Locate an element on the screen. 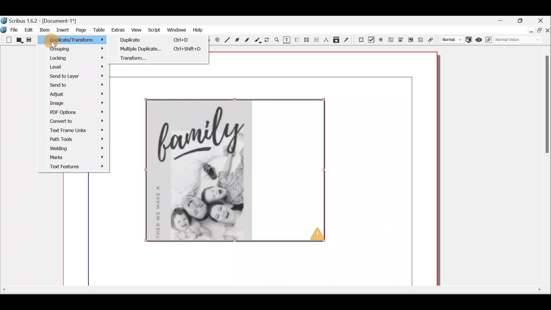  Edit in preview mode is located at coordinates (490, 41).